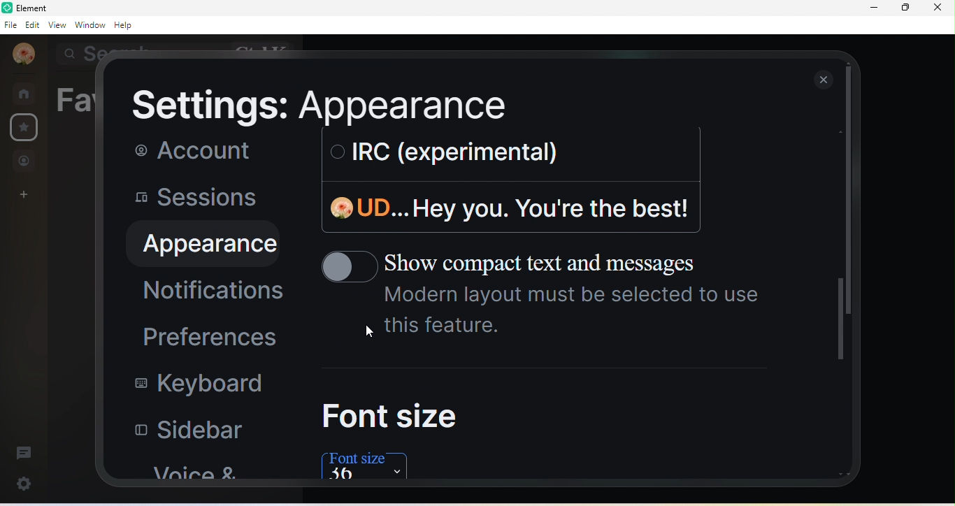 This screenshot has width=955, height=506. What do you see at coordinates (505, 207) in the screenshot?
I see `UD... hey you. you are the best` at bounding box center [505, 207].